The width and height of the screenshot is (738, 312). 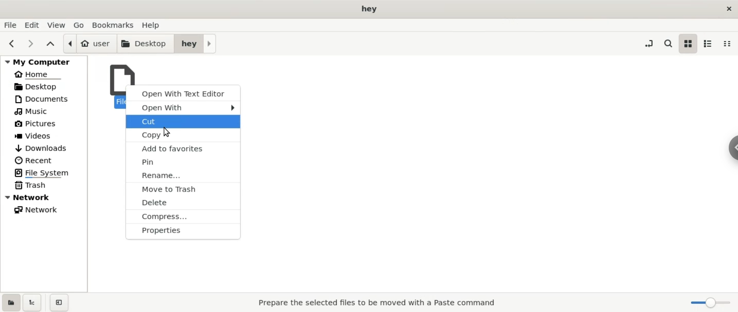 I want to click on downloads, so click(x=45, y=146).